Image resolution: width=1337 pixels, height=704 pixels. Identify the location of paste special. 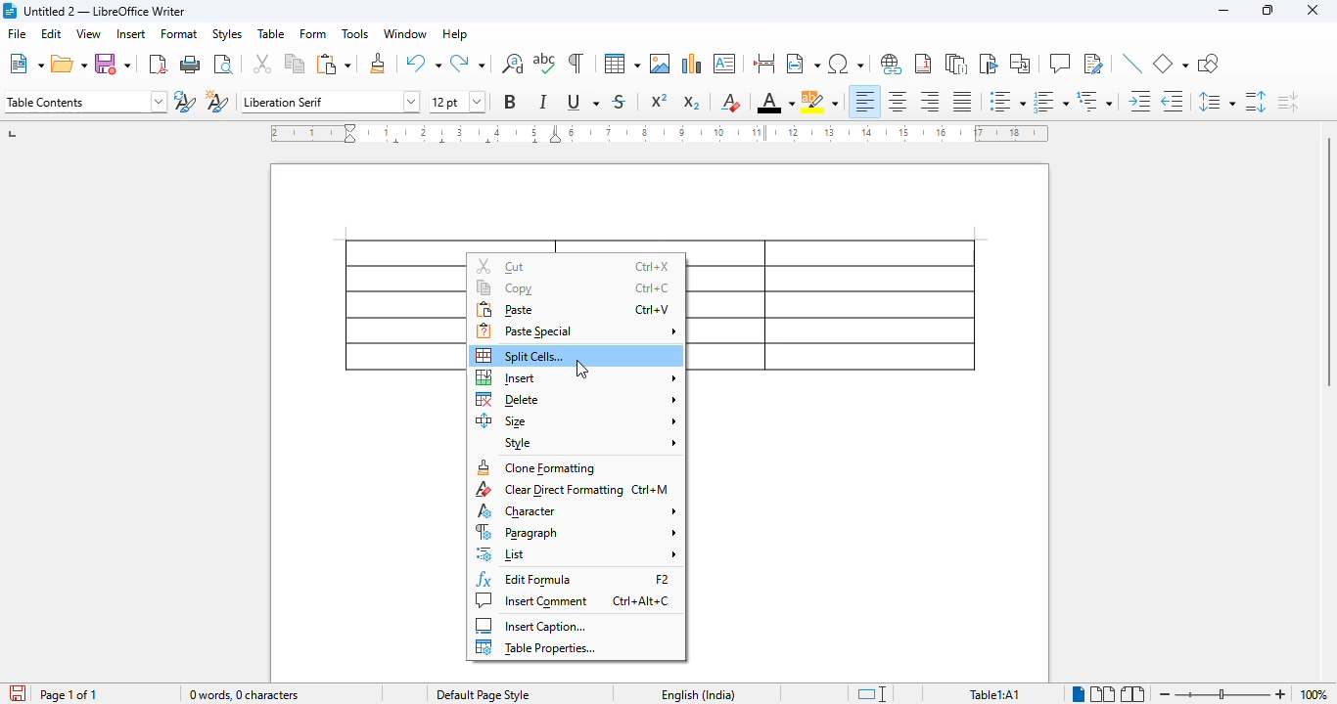
(576, 330).